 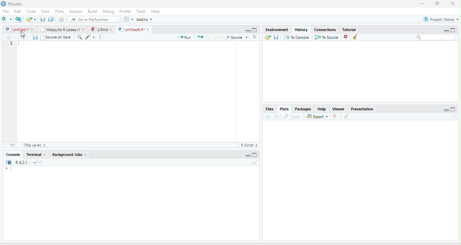 What do you see at coordinates (362, 108) in the screenshot?
I see `Presentation` at bounding box center [362, 108].